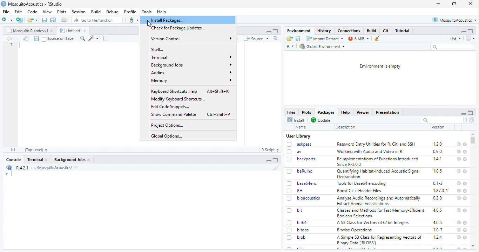 The image size is (479, 252). Describe the element at coordinates (89, 160) in the screenshot. I see `close` at that location.